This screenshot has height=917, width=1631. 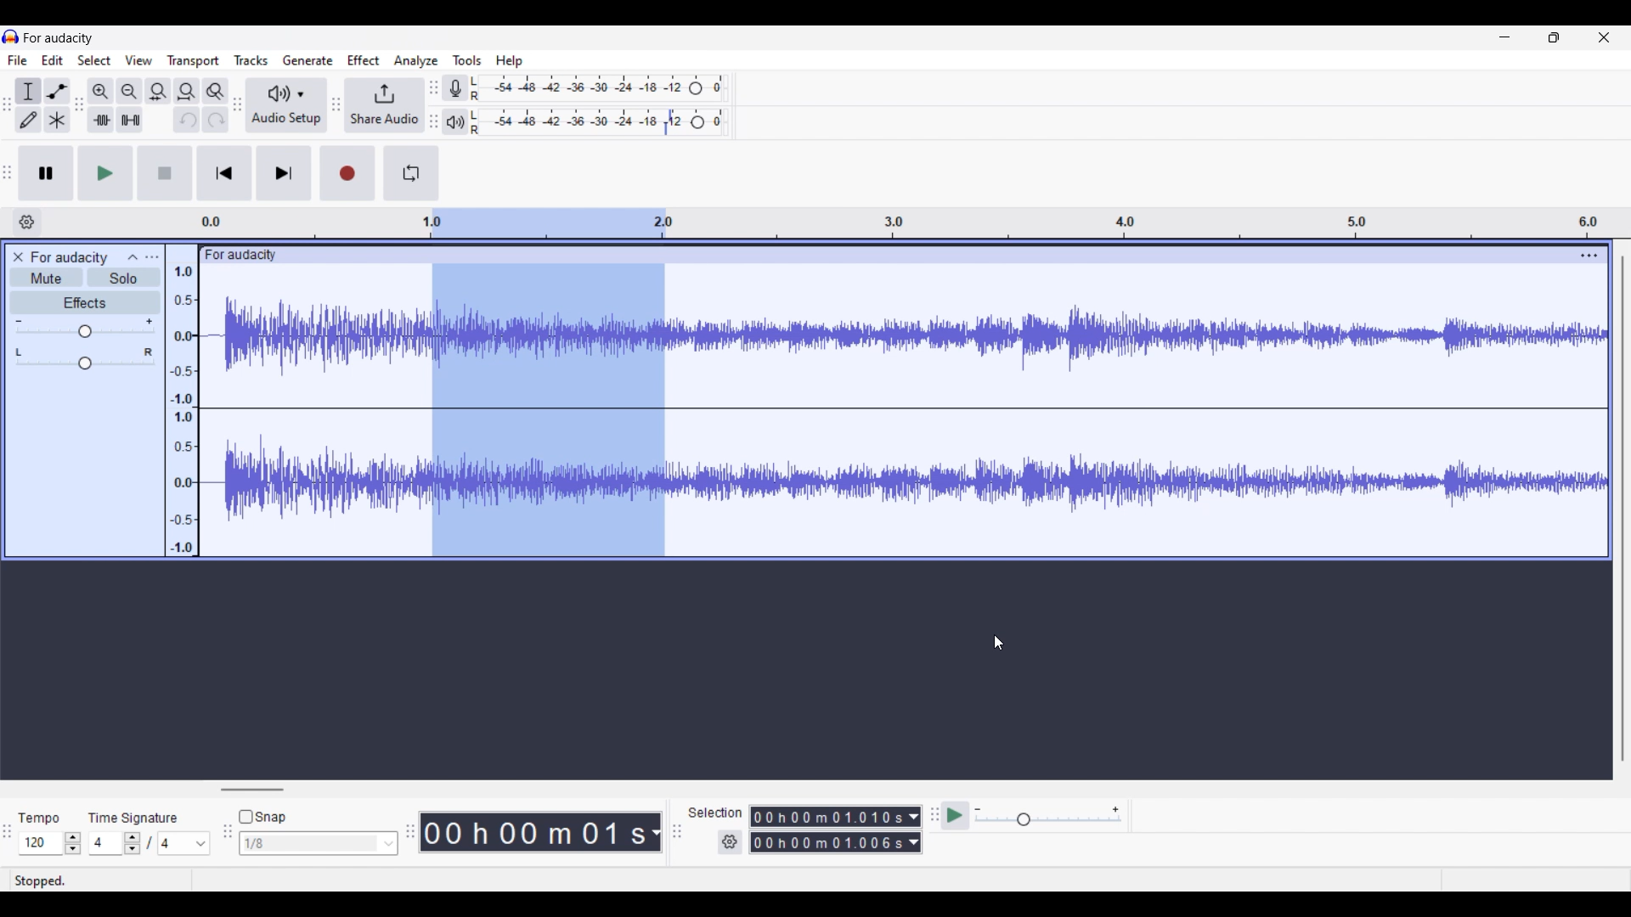 I want to click on for audacity, so click(x=70, y=258).